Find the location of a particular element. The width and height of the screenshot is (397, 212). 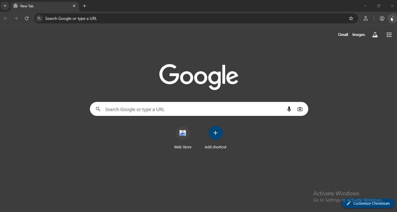

click to go back is located at coordinates (6, 19).